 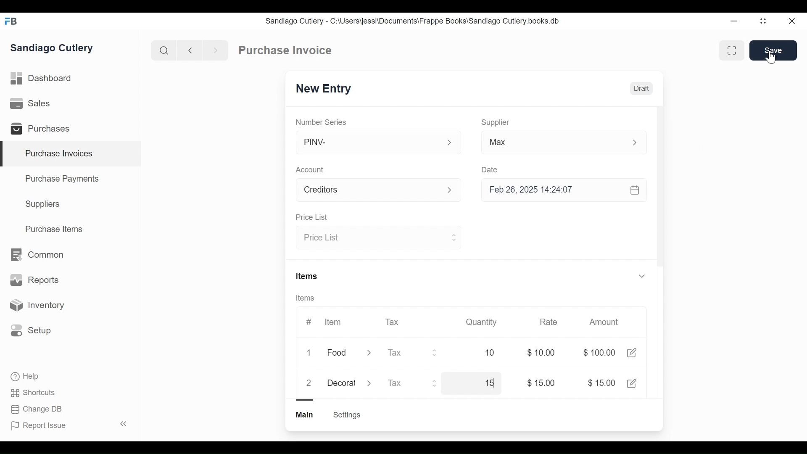 I want to click on PINV-, so click(x=368, y=143).